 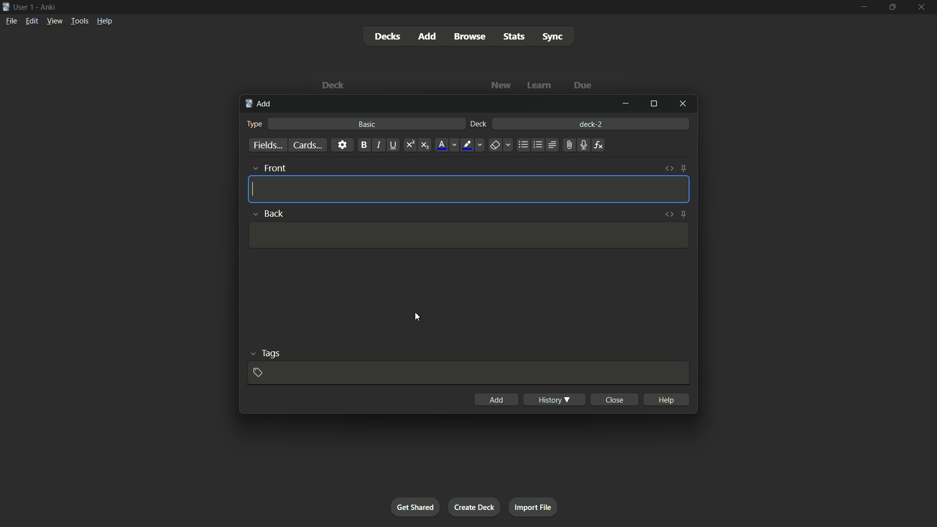 What do you see at coordinates (681, 103) in the screenshot?
I see `close window` at bounding box center [681, 103].